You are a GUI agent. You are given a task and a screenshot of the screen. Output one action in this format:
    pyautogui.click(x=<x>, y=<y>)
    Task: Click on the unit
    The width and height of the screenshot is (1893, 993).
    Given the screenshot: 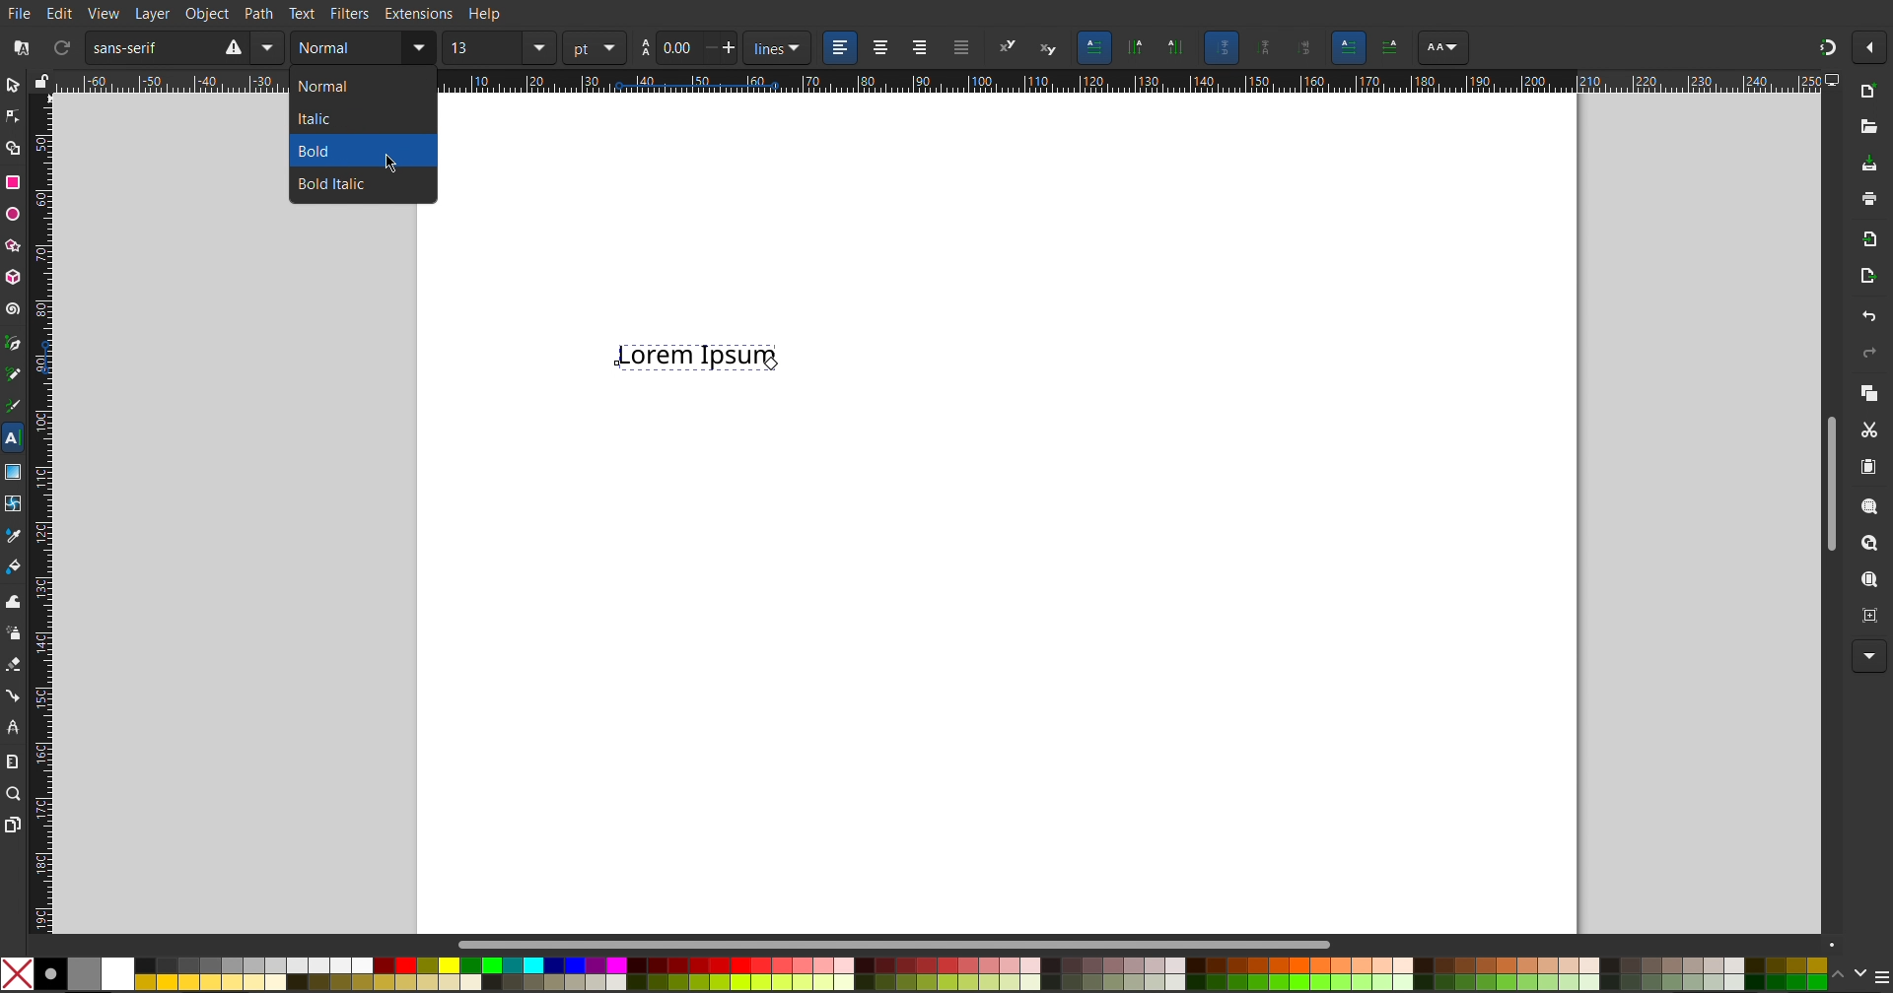 What is the action you would take?
    pyautogui.click(x=594, y=48)
    